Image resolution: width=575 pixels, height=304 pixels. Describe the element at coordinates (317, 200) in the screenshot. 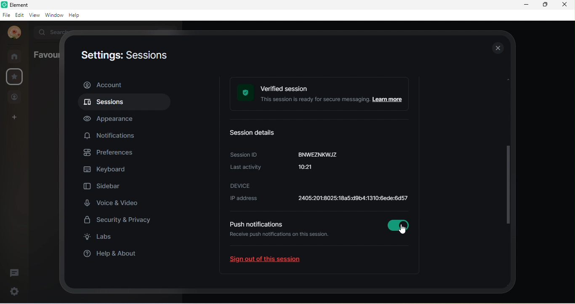

I see `ip address: 2401:4900:1c00:52d:1d42:d268:5a55:11bb` at that location.